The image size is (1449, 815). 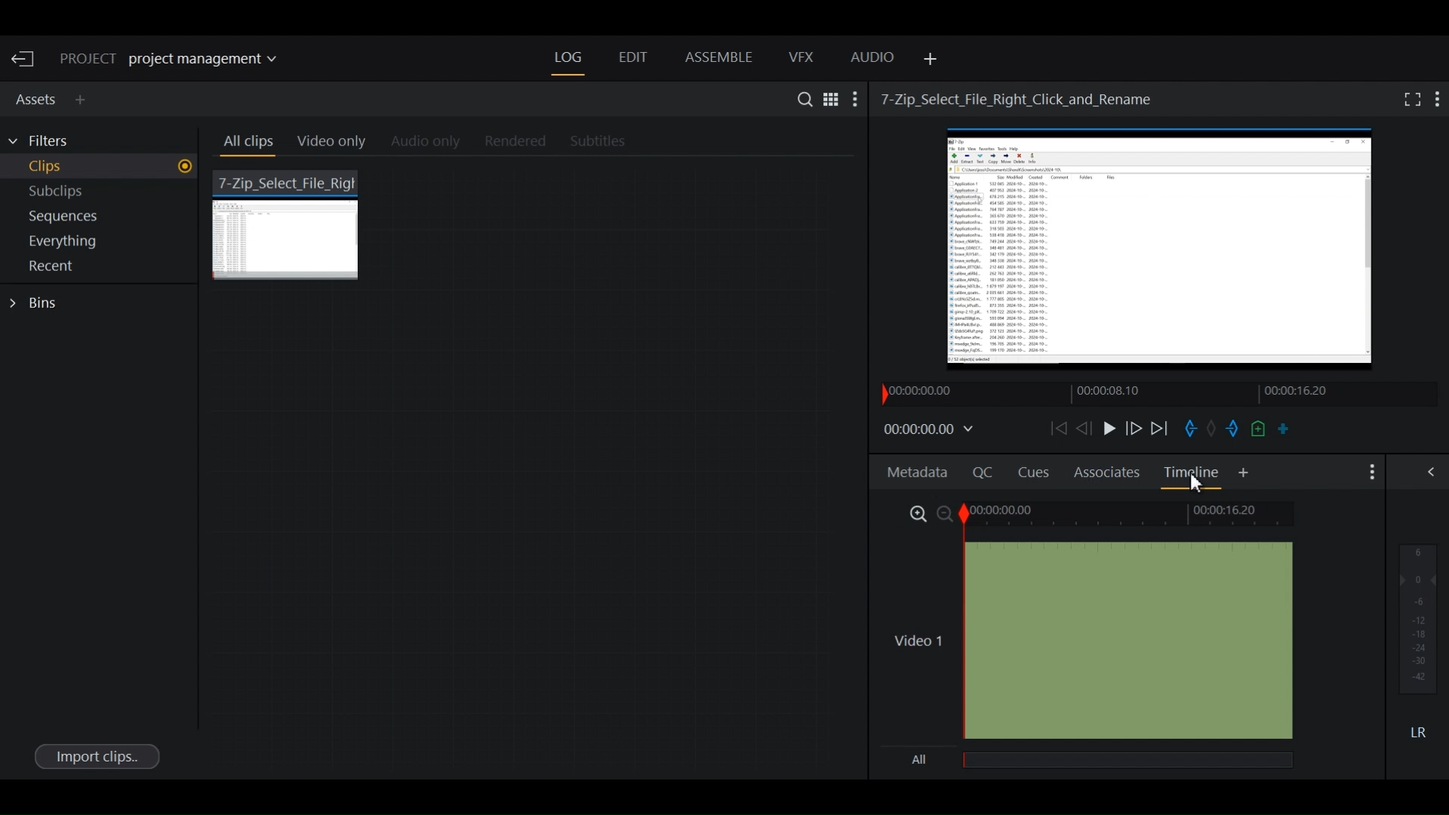 What do you see at coordinates (1162, 253) in the screenshot?
I see `Media Viewer` at bounding box center [1162, 253].